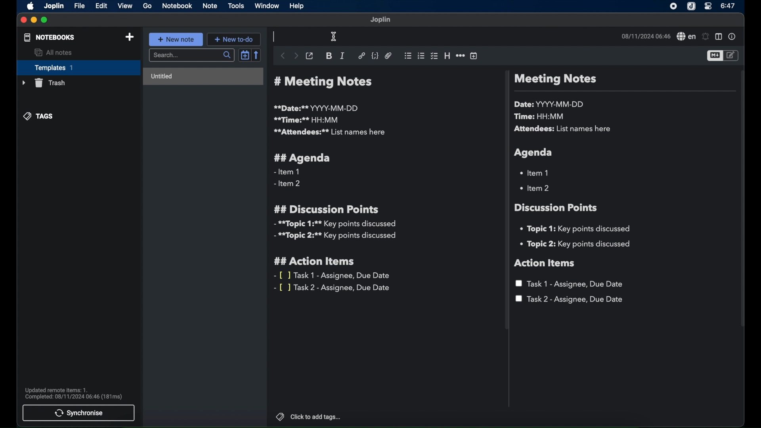  Describe the element at coordinates (177, 6) in the screenshot. I see `notebook` at that location.